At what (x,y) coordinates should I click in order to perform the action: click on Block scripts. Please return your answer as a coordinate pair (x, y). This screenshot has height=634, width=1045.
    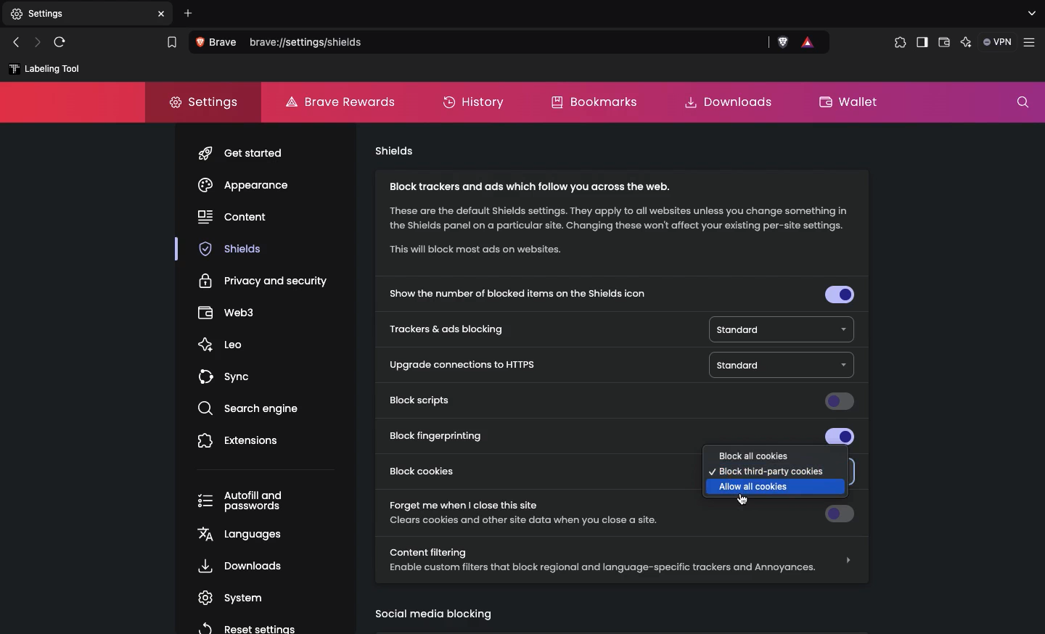
    Looking at the image, I should click on (620, 402).